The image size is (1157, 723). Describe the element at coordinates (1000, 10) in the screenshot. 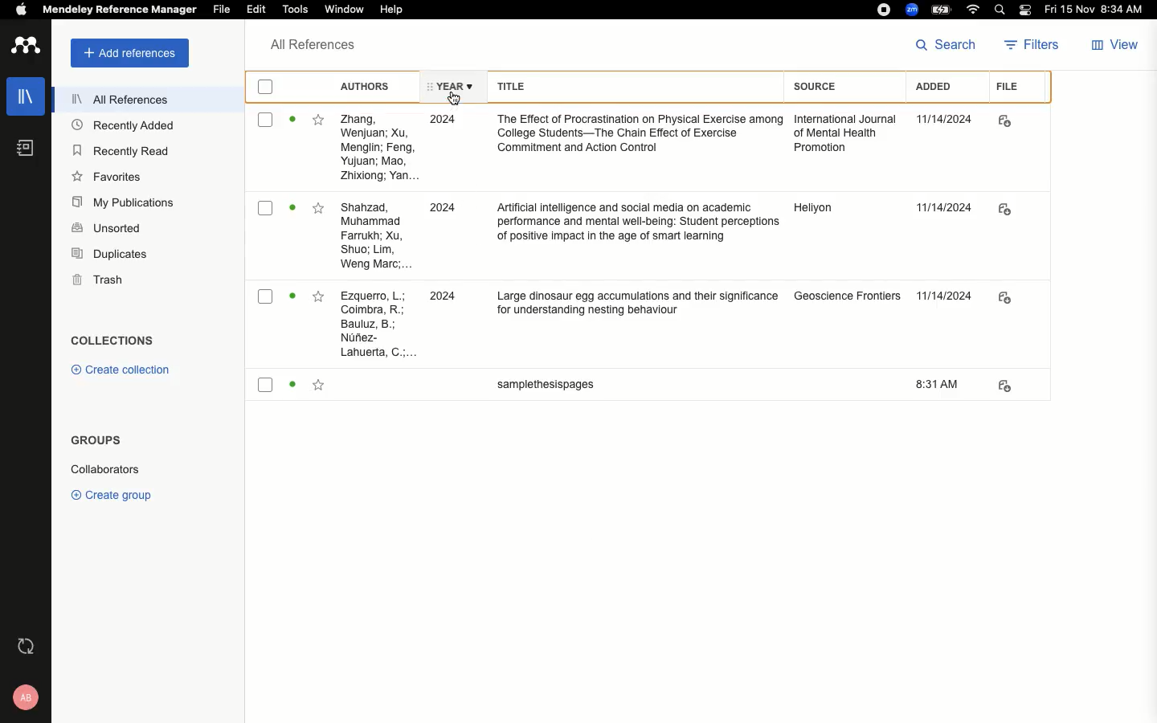

I see `Search` at that location.